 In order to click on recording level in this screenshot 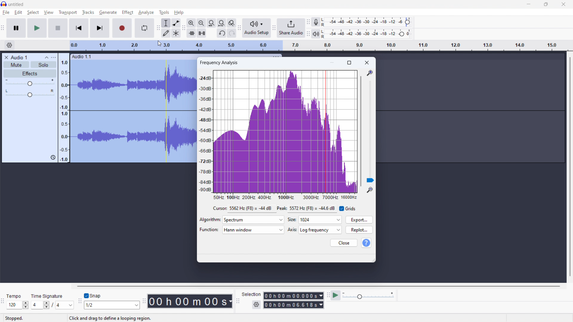, I will do `click(368, 22)`.